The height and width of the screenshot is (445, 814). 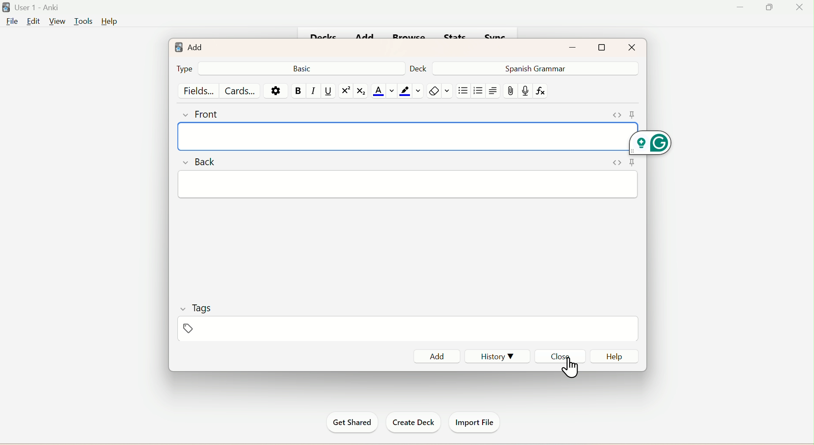 I want to click on History, so click(x=498, y=358).